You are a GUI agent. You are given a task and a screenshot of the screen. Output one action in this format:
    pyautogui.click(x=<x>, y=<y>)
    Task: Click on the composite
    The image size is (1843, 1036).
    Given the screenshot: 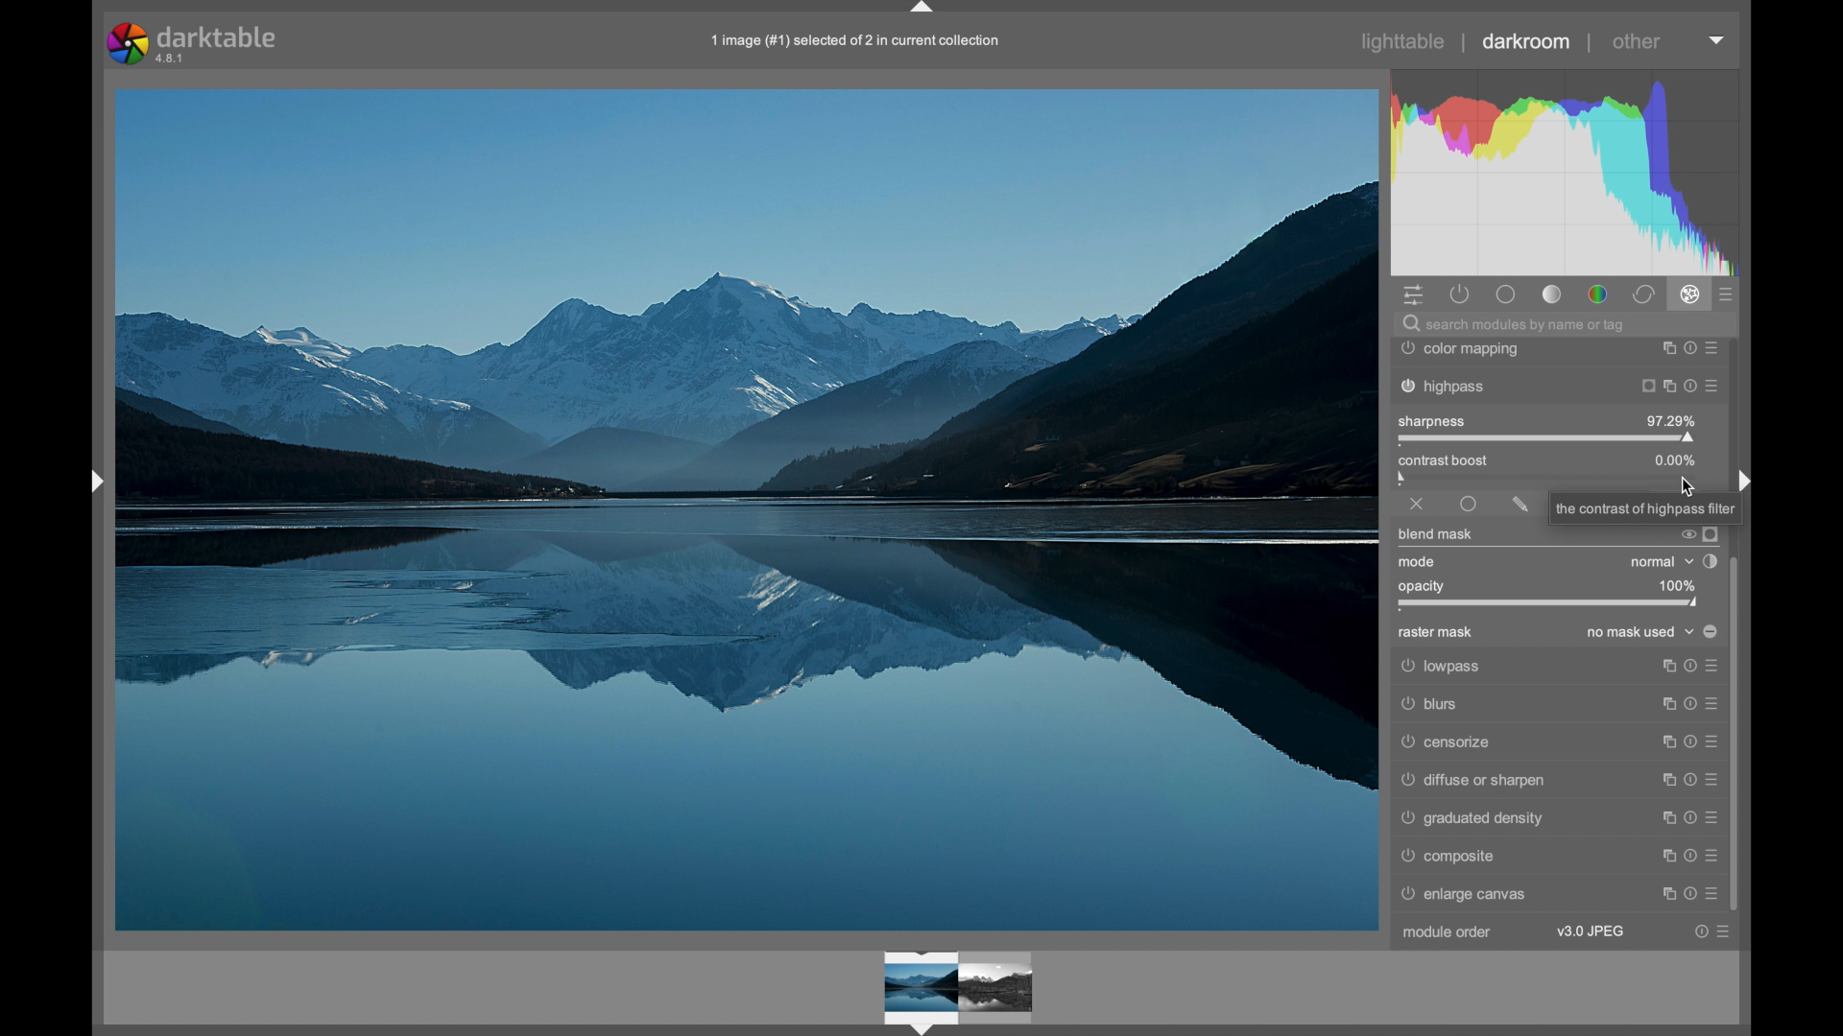 What is the action you would take?
    pyautogui.click(x=1447, y=856)
    